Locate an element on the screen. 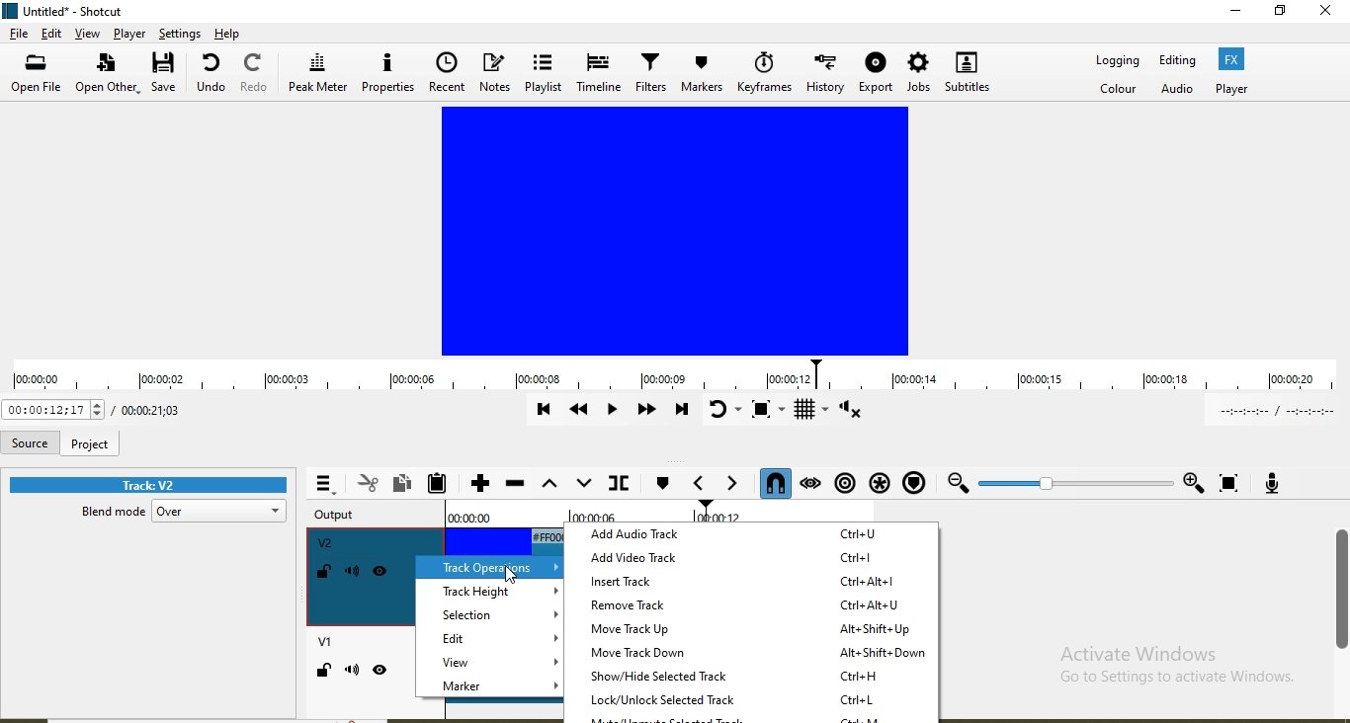  Color is located at coordinates (1117, 89).